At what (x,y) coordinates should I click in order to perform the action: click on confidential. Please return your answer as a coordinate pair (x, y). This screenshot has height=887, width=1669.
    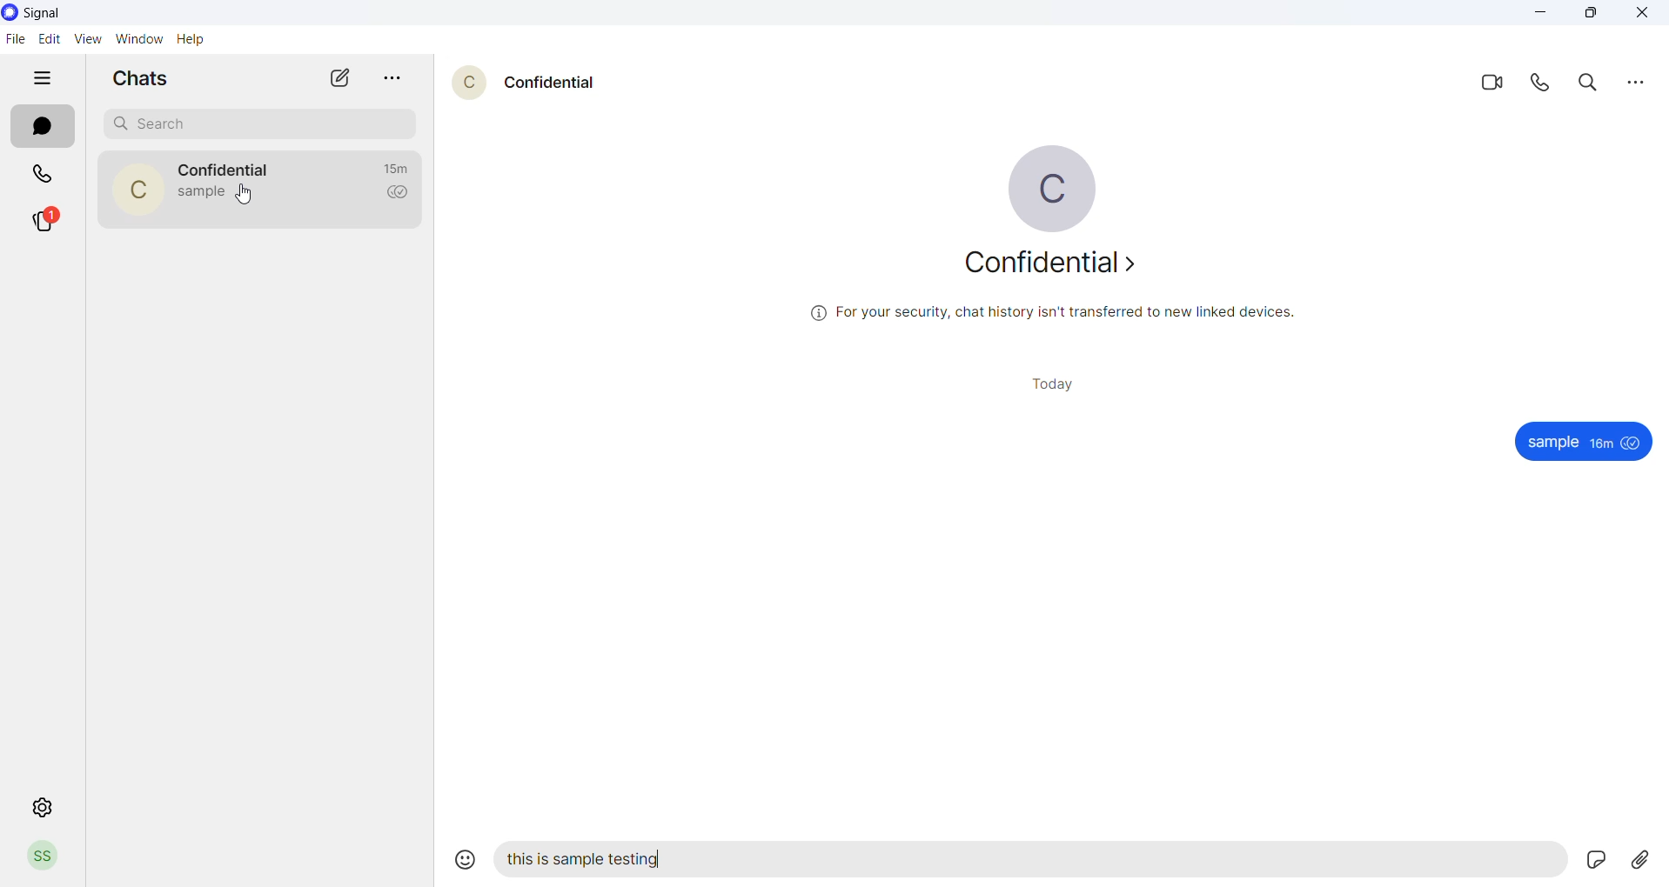
    Looking at the image, I should click on (549, 85).